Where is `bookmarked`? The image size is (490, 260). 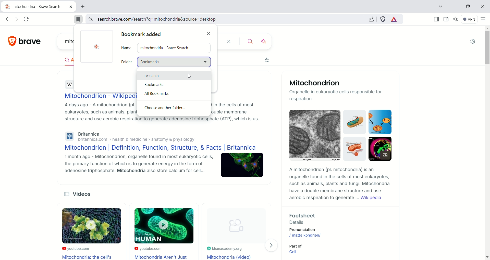 bookmarked is located at coordinates (78, 19).